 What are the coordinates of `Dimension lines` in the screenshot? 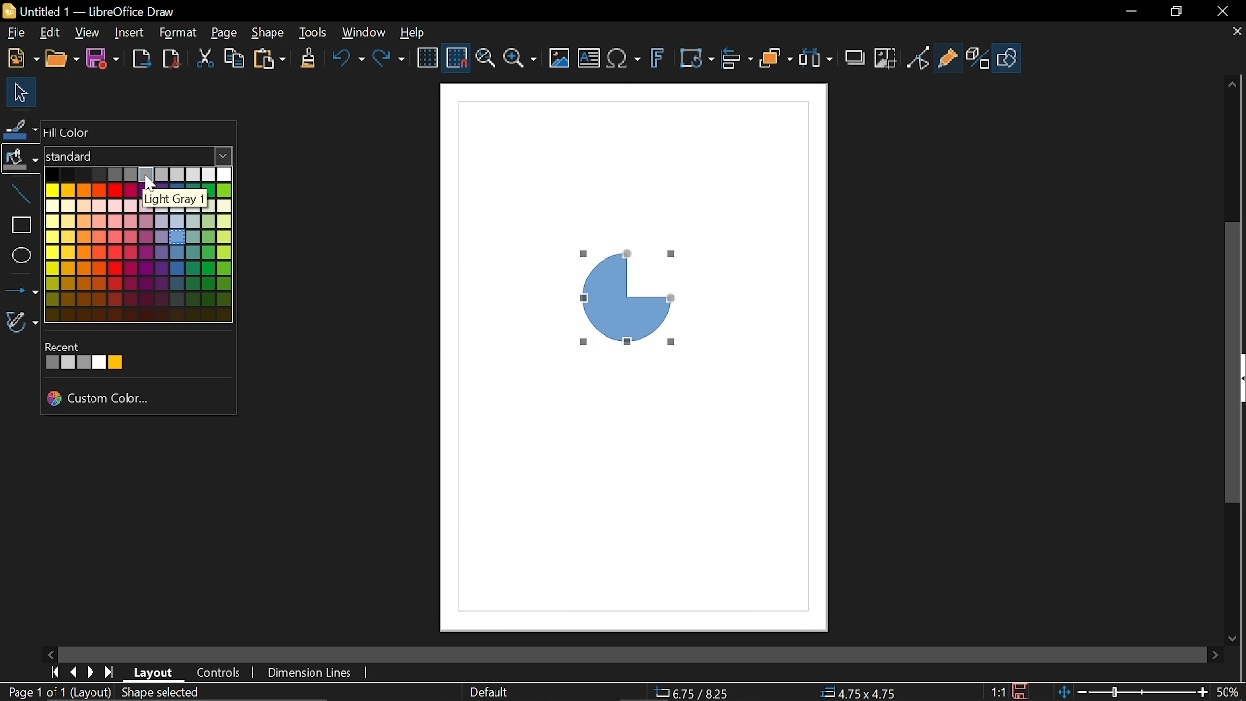 It's located at (310, 673).